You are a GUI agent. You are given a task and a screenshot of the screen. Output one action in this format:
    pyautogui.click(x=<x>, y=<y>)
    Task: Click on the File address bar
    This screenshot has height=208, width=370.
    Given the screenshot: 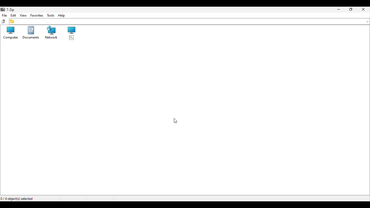 What is the action you would take?
    pyautogui.click(x=189, y=22)
    